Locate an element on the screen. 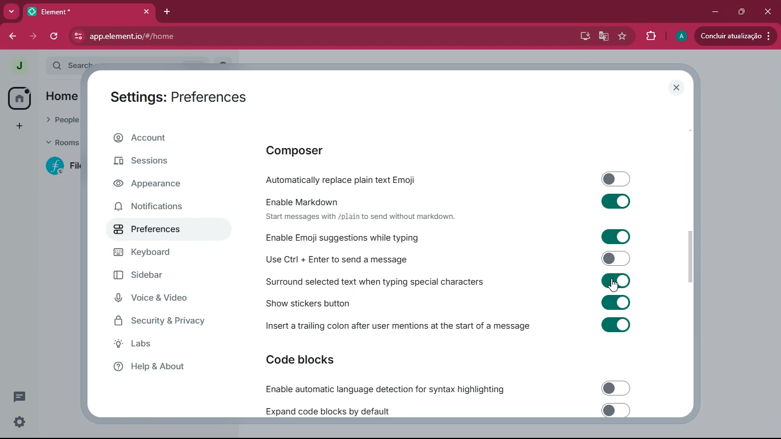 The height and width of the screenshot is (439, 781). forward is located at coordinates (32, 37).